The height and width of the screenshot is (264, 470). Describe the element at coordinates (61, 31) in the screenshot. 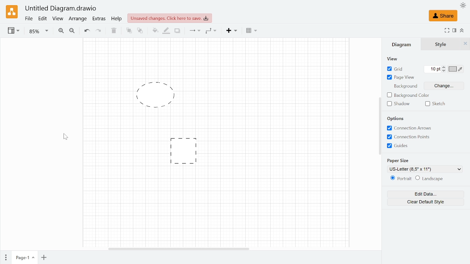

I see `Zoom in` at that location.